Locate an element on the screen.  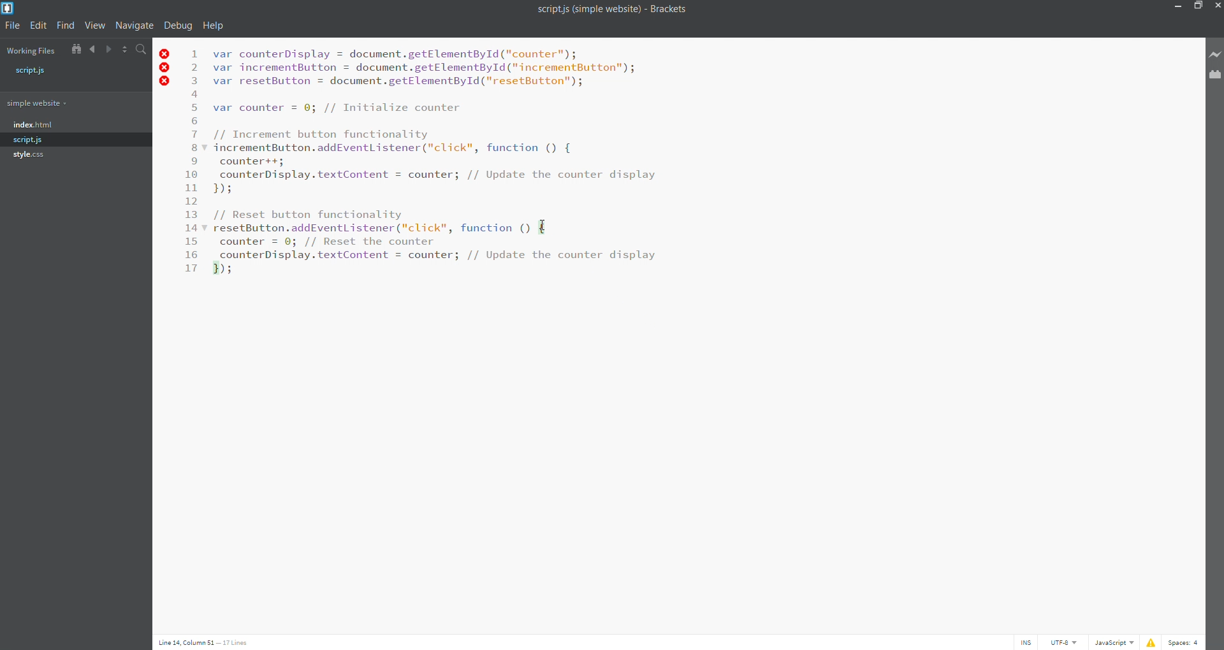
function name is located at coordinates (371, 219).